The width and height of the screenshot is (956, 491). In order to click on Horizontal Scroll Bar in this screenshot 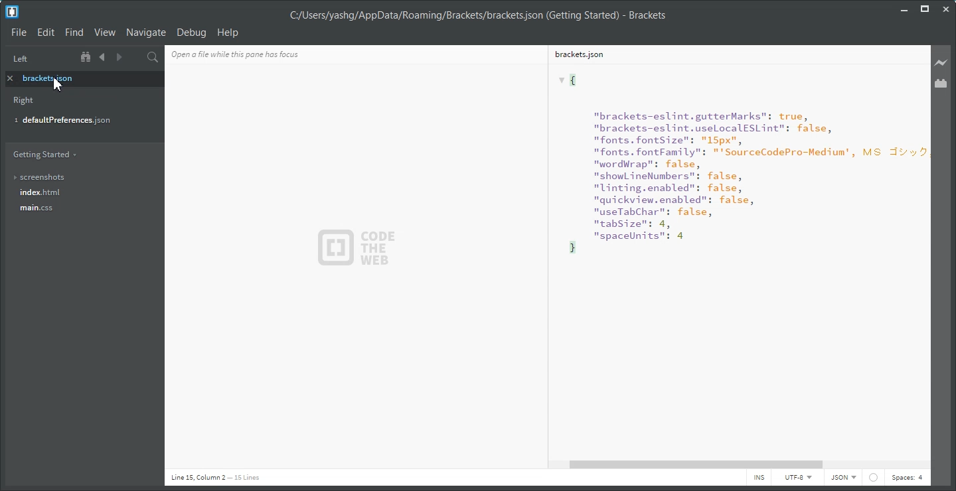, I will do `click(743, 464)`.